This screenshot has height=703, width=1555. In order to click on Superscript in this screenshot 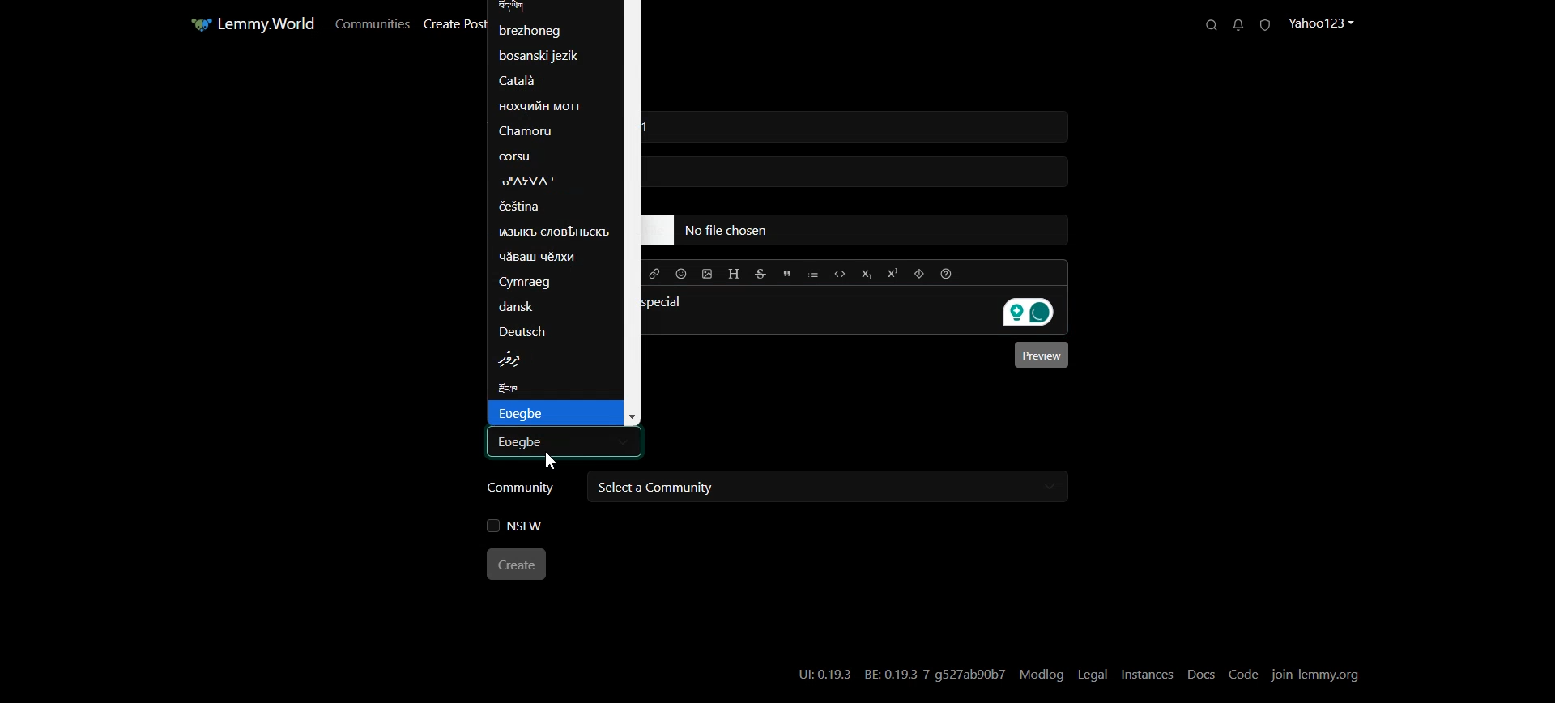, I will do `click(893, 273)`.